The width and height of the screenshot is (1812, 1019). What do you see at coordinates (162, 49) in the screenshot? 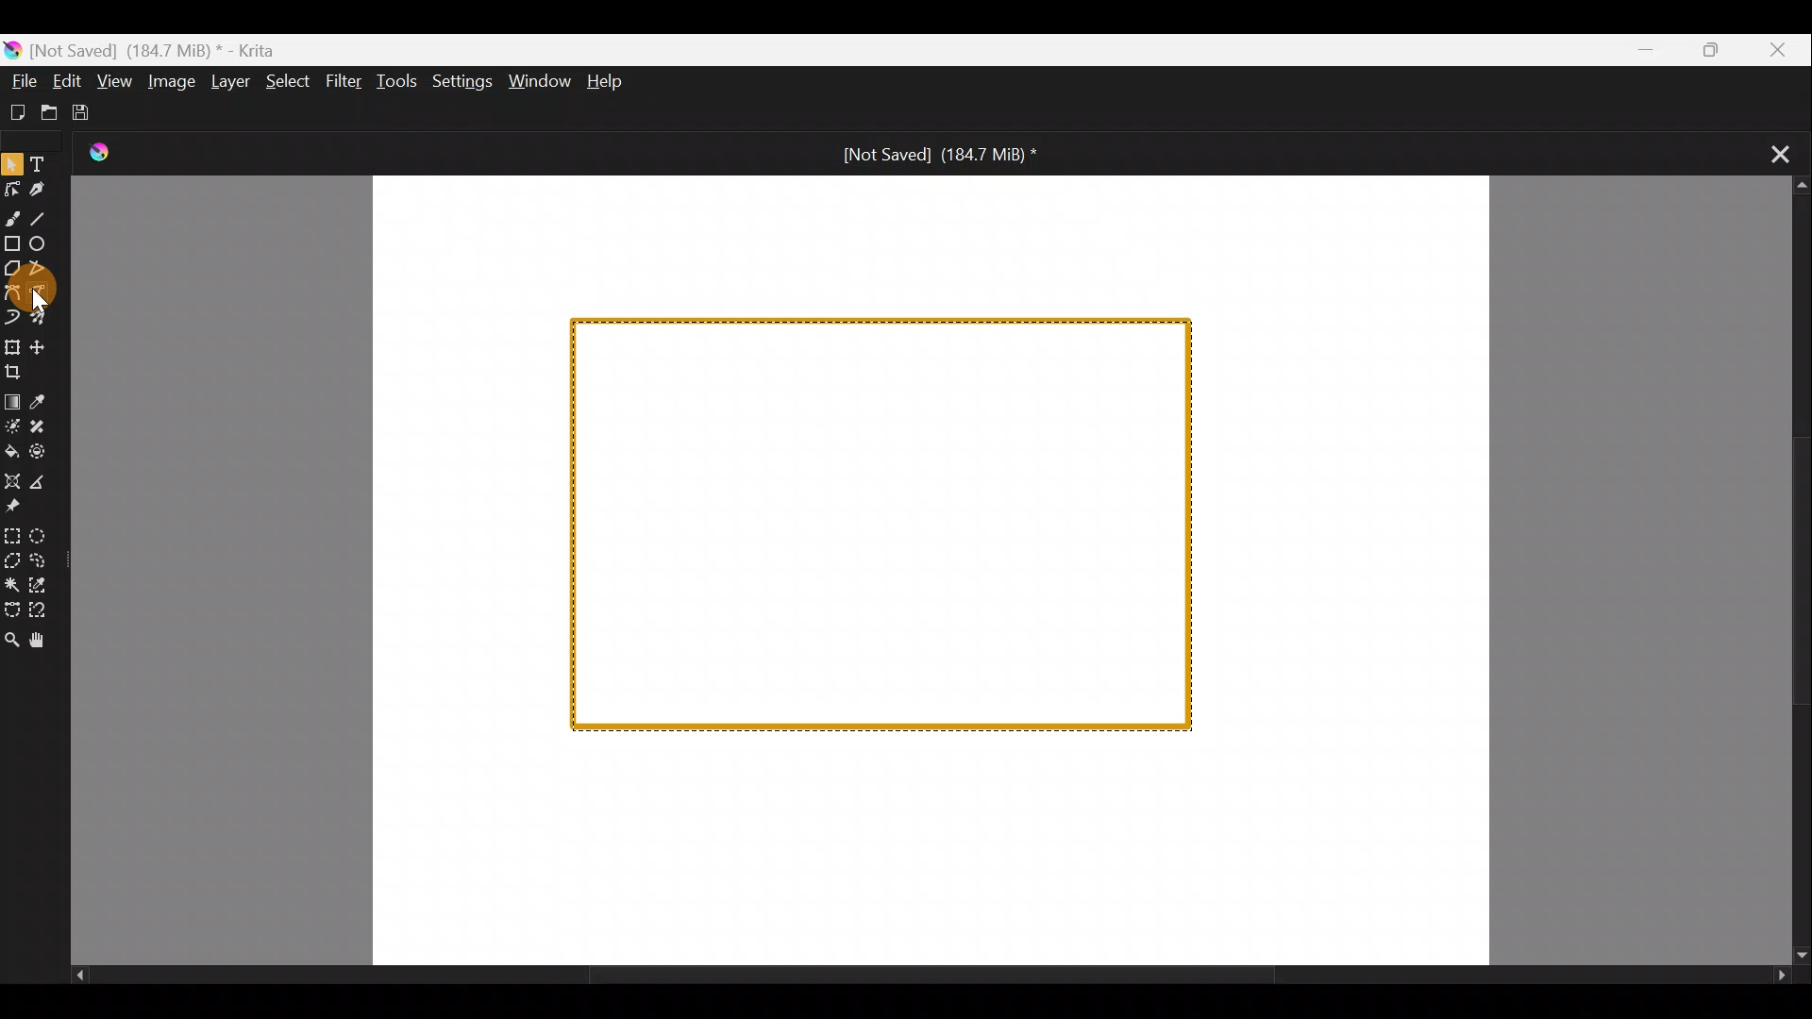
I see `) [Not Saved] (184.7 MiB) * - Krita` at bounding box center [162, 49].